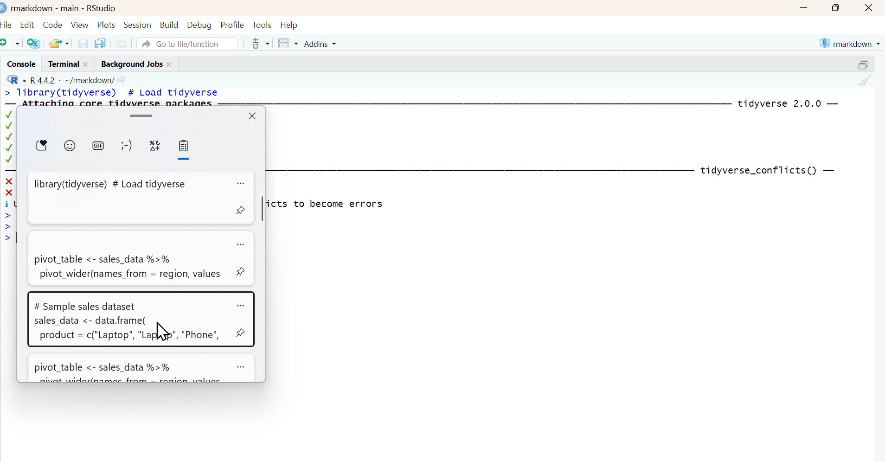  I want to click on Plots, so click(107, 24).